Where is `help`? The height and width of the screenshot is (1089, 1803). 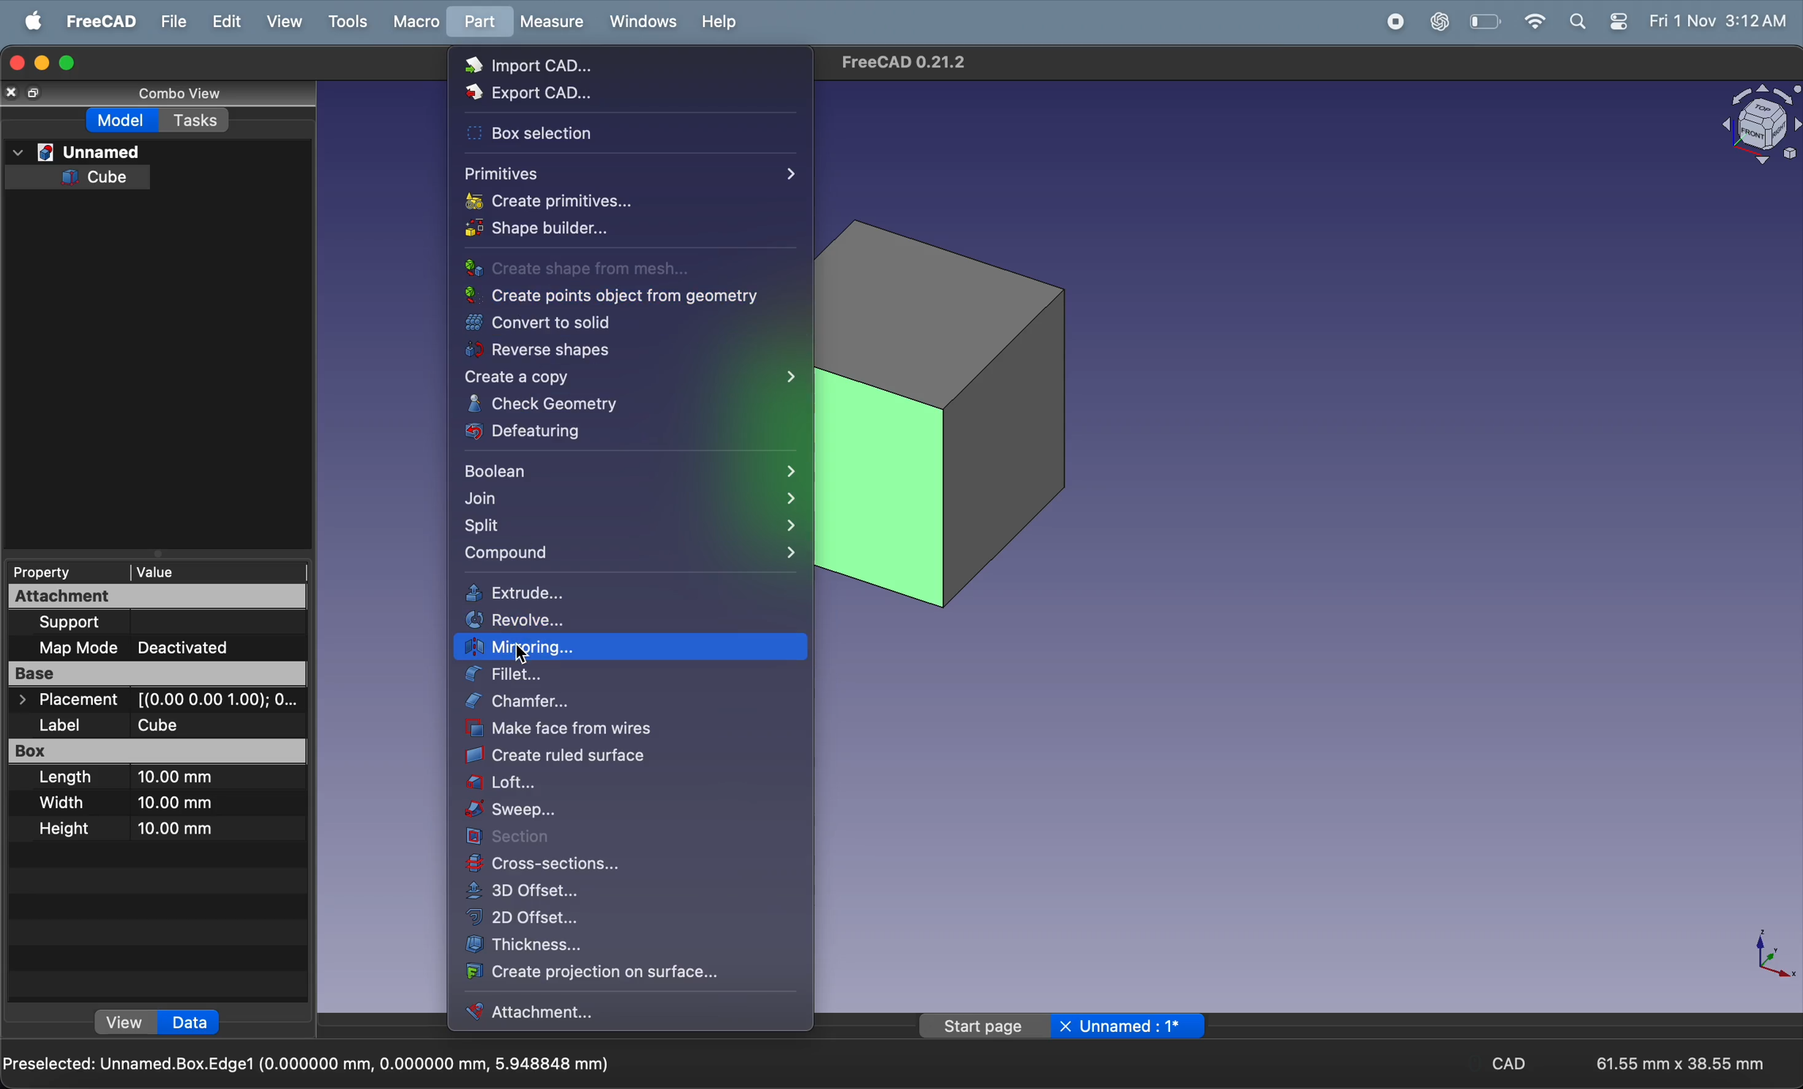
help is located at coordinates (717, 23).